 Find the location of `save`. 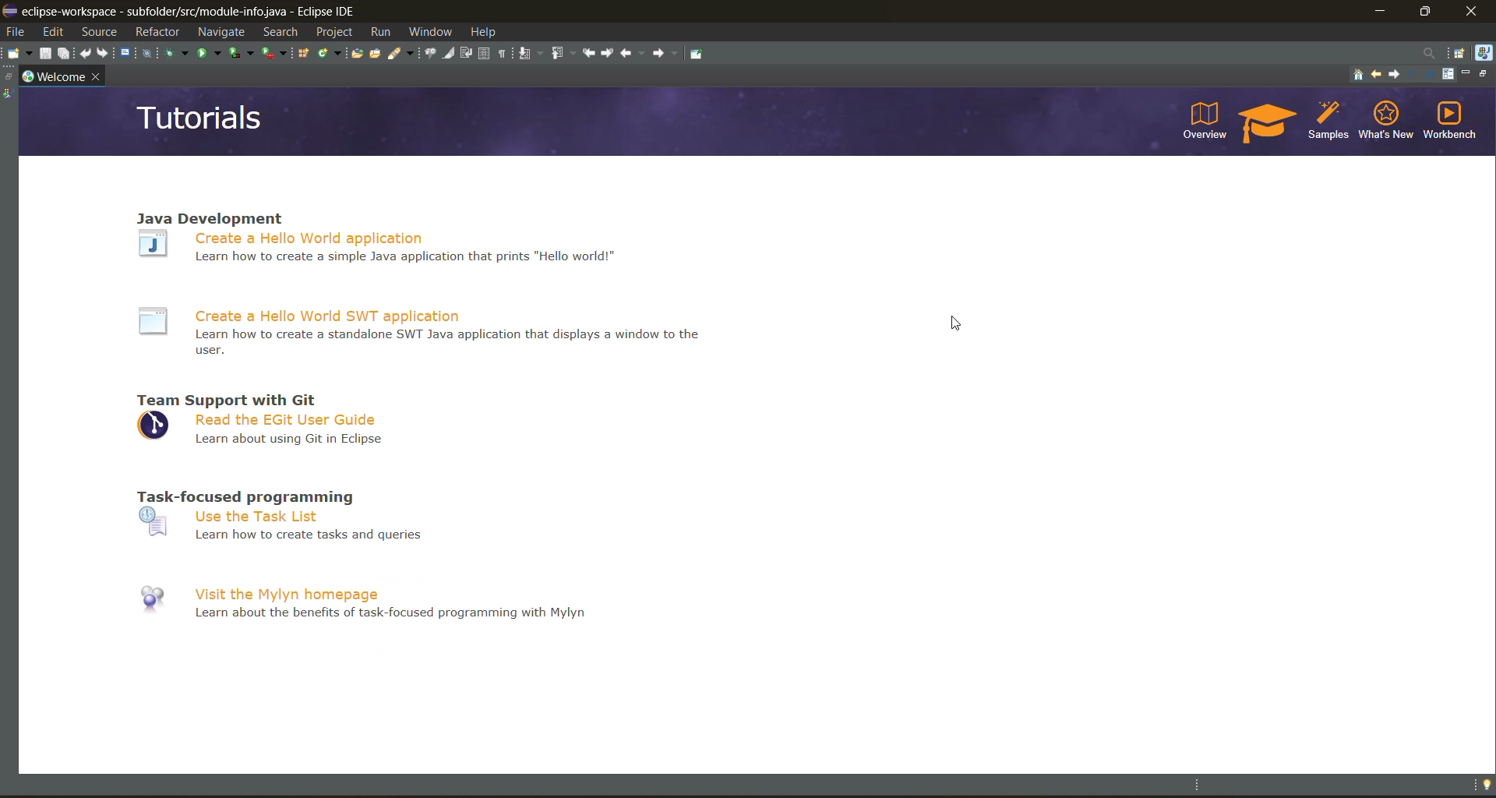

save is located at coordinates (47, 53).